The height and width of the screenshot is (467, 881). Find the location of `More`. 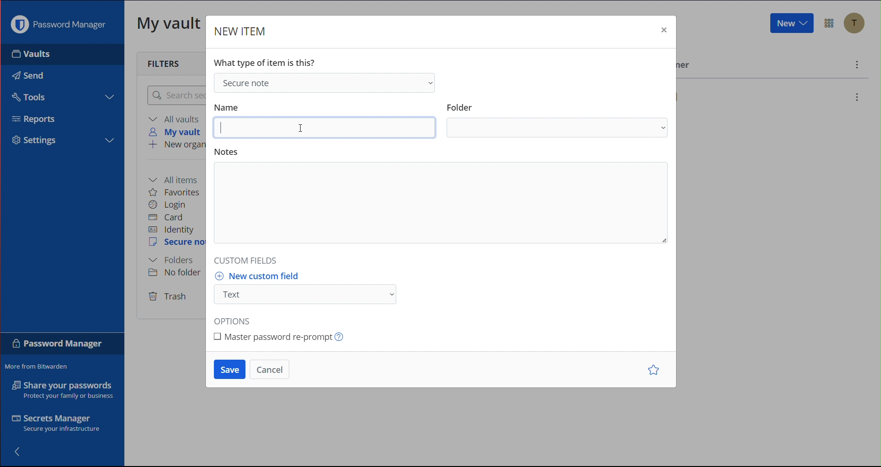

More is located at coordinates (857, 66).